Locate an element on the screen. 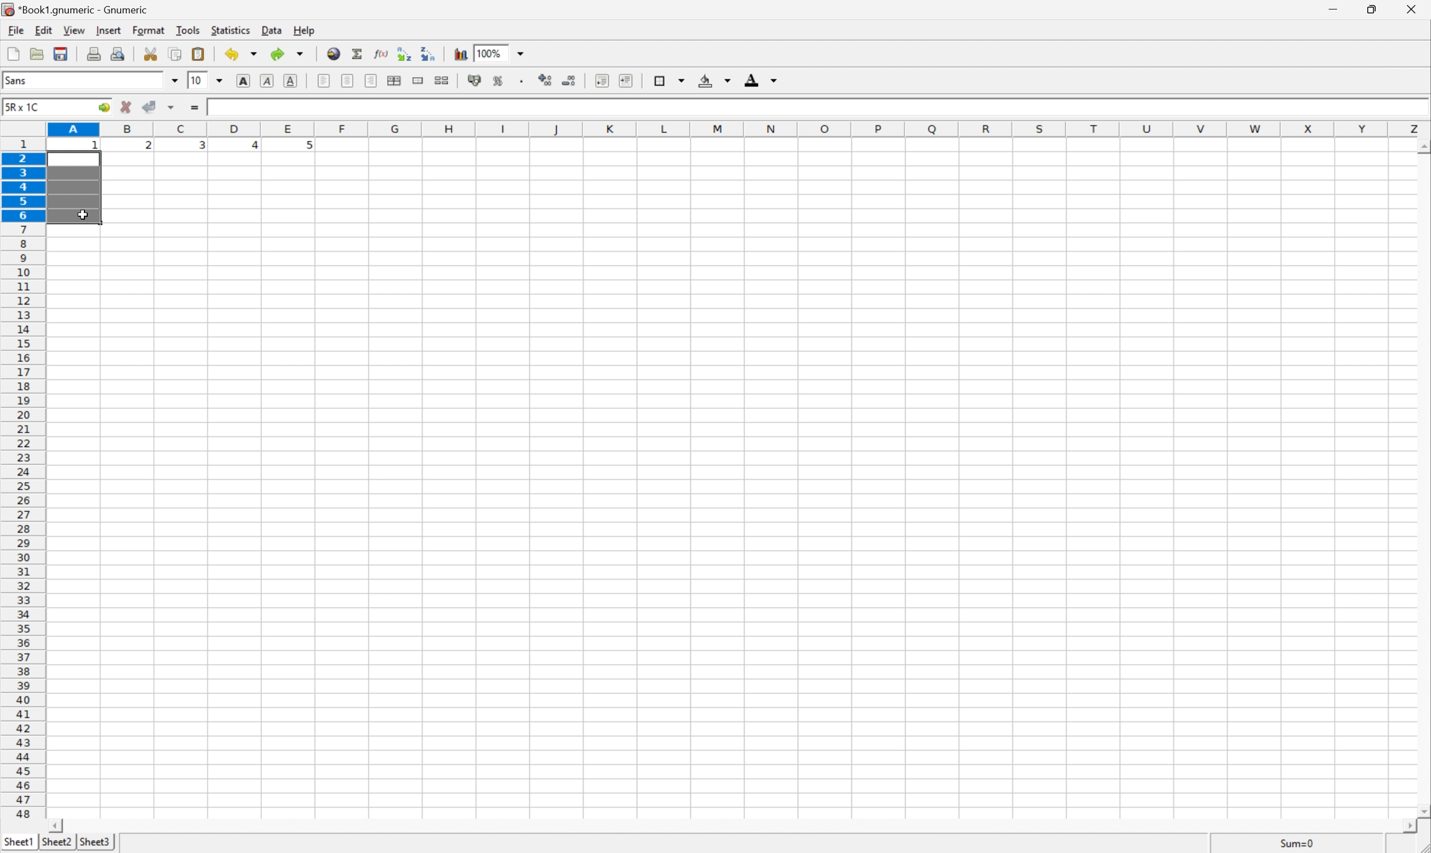 The image size is (1431, 853). edit function in current cell is located at coordinates (382, 55).